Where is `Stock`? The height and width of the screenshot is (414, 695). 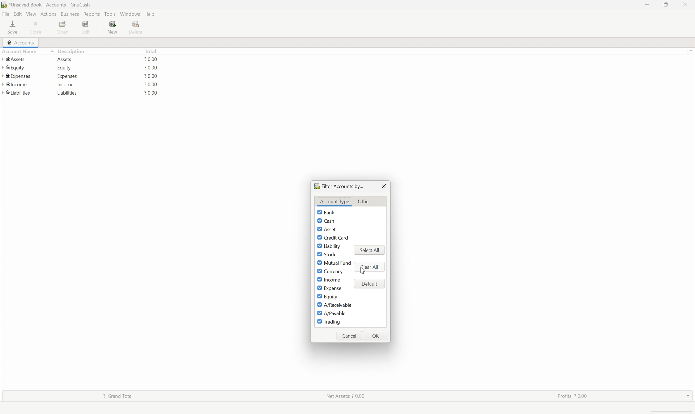
Stock is located at coordinates (332, 256).